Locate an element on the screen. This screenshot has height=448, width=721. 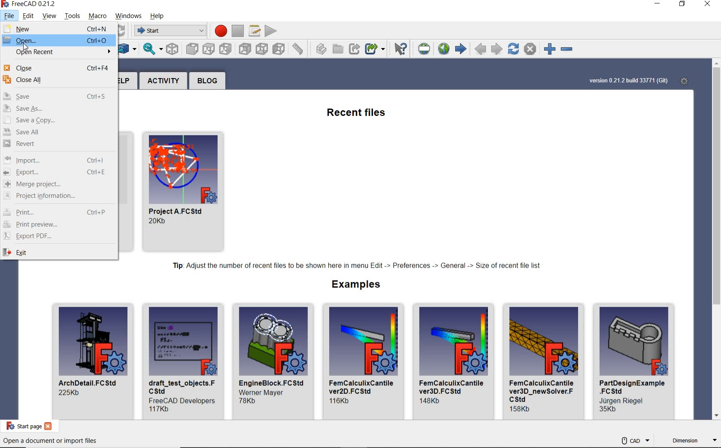
NEW is located at coordinates (33, 29).